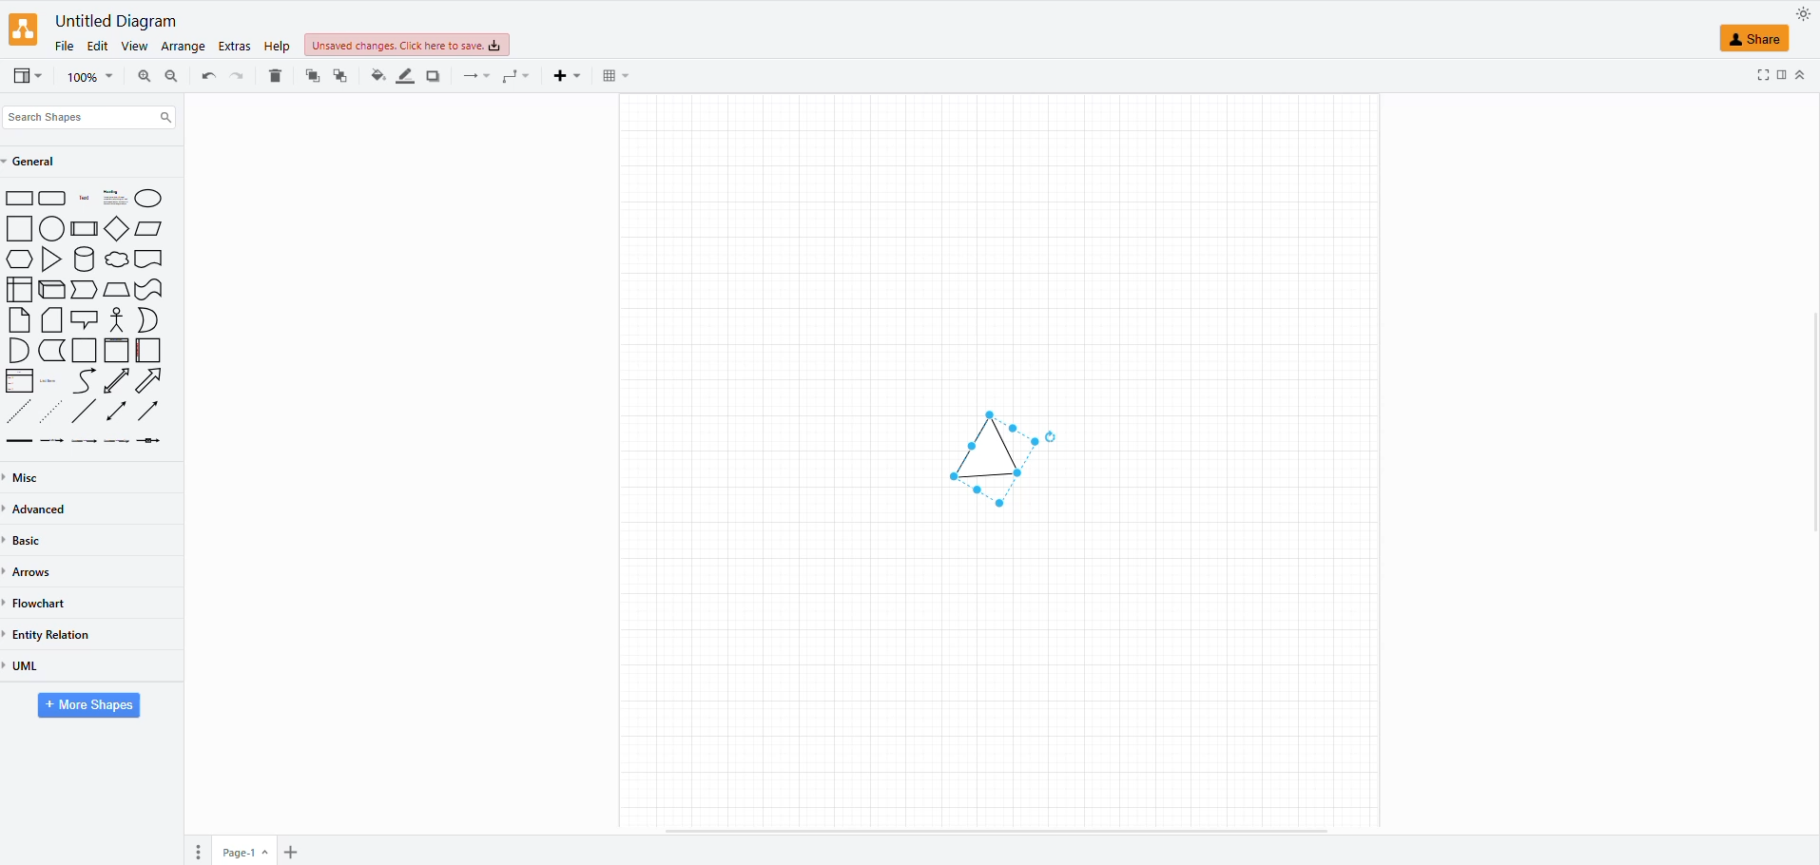  What do you see at coordinates (25, 75) in the screenshot?
I see `view` at bounding box center [25, 75].